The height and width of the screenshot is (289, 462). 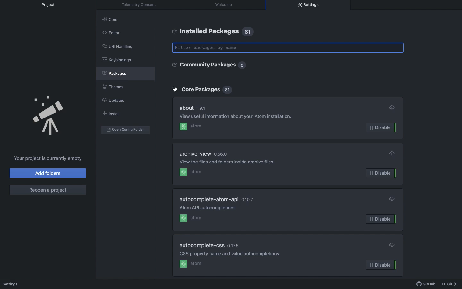 I want to click on View useful information about your Atom installation., so click(x=240, y=117).